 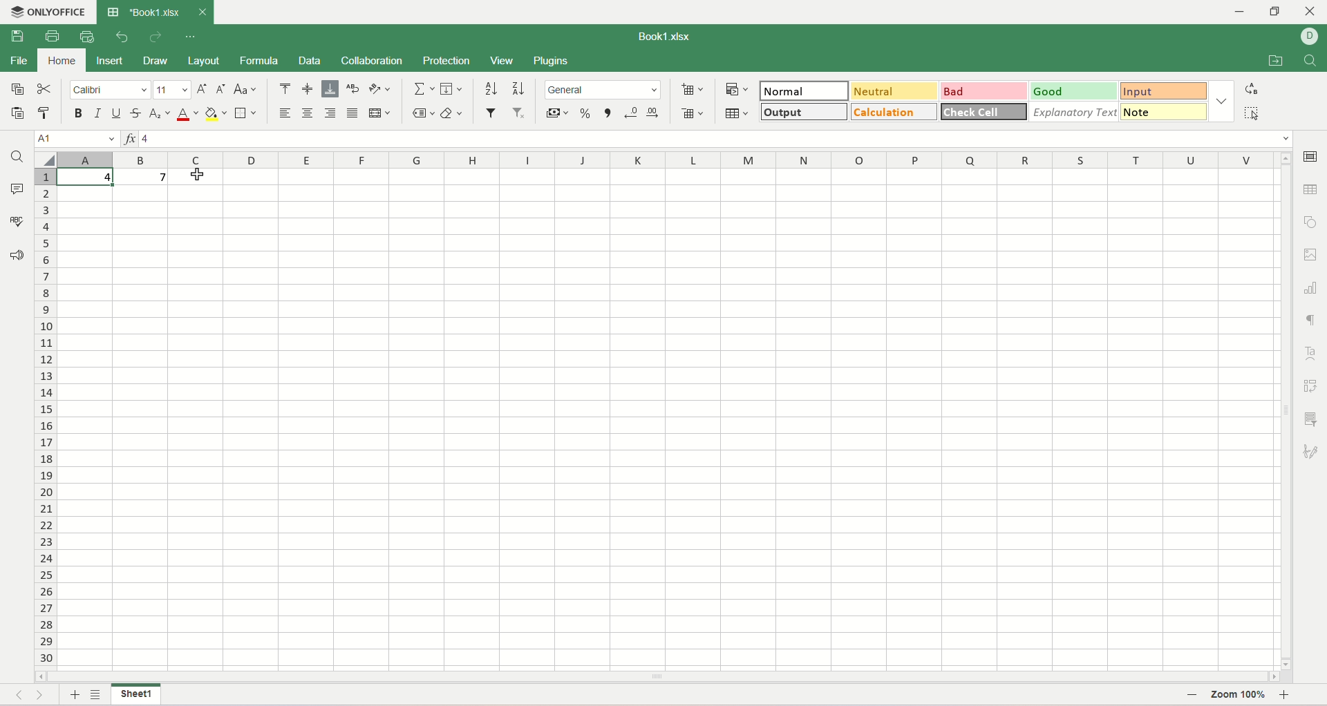 I want to click on summation, so click(x=422, y=88).